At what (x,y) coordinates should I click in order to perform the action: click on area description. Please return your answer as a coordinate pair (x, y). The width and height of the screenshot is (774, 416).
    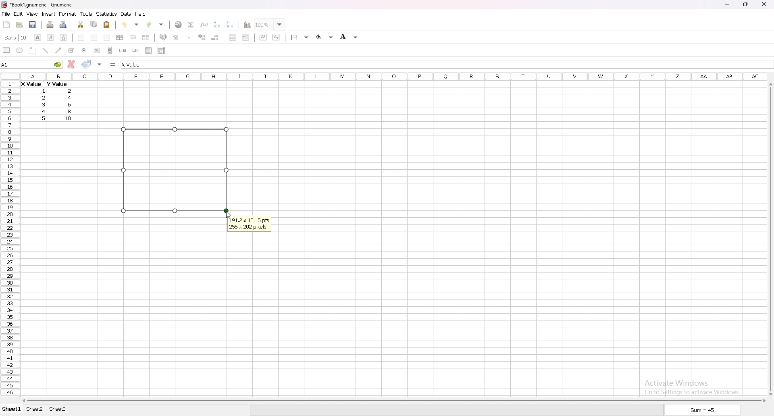
    Looking at the image, I should click on (250, 224).